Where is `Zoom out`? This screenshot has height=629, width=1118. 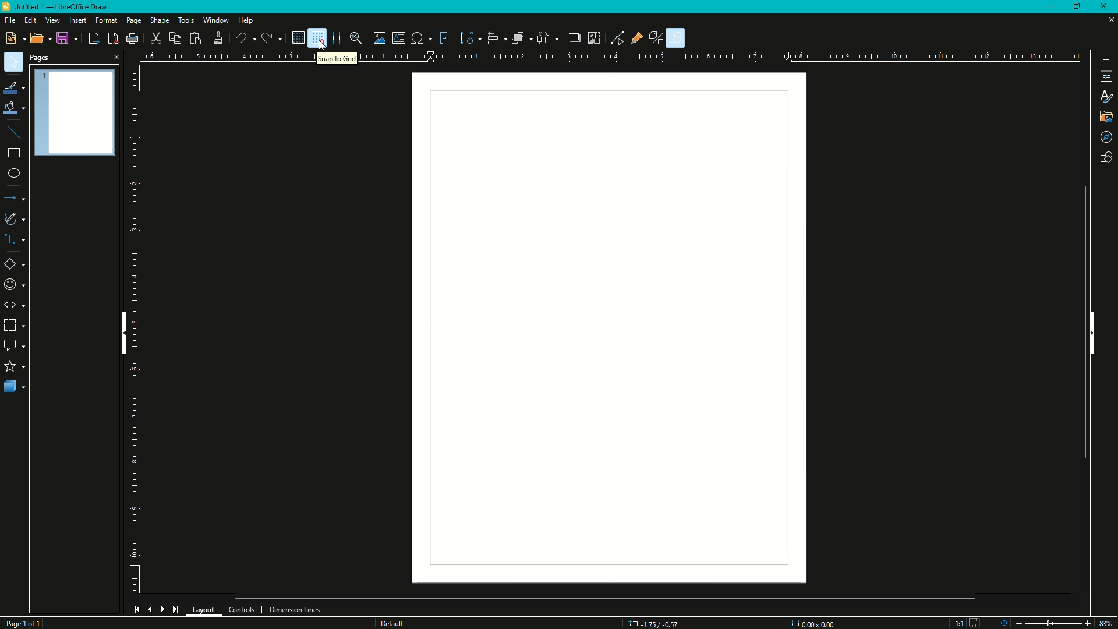 Zoom out is located at coordinates (1018, 621).